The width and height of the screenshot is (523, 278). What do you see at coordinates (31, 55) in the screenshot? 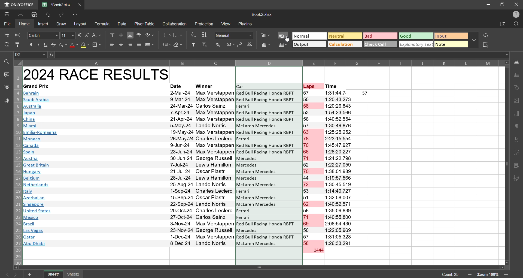
I see `cell address` at bounding box center [31, 55].